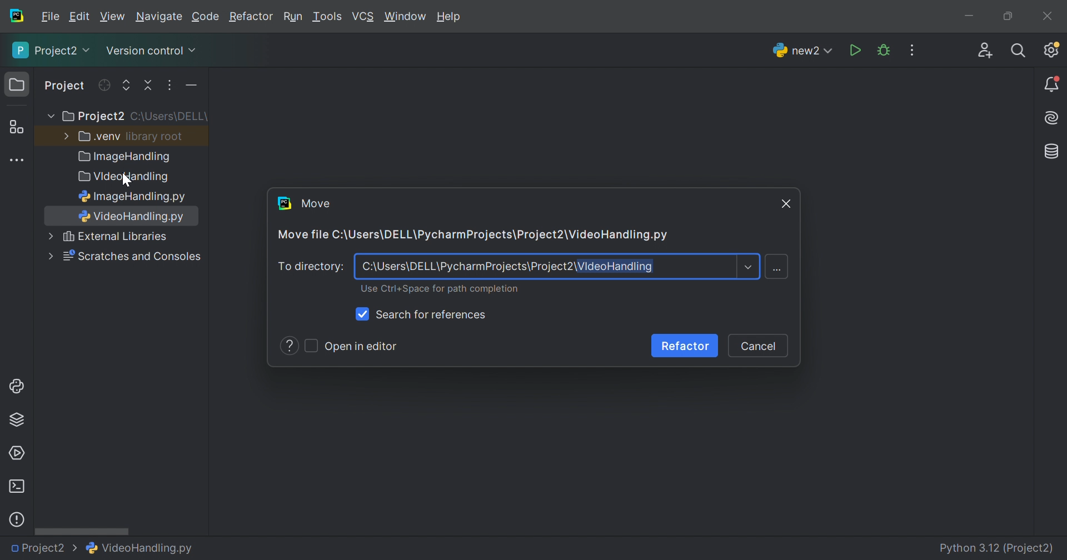 Image resolution: width=1067 pixels, height=560 pixels. I want to click on Project, so click(66, 87).